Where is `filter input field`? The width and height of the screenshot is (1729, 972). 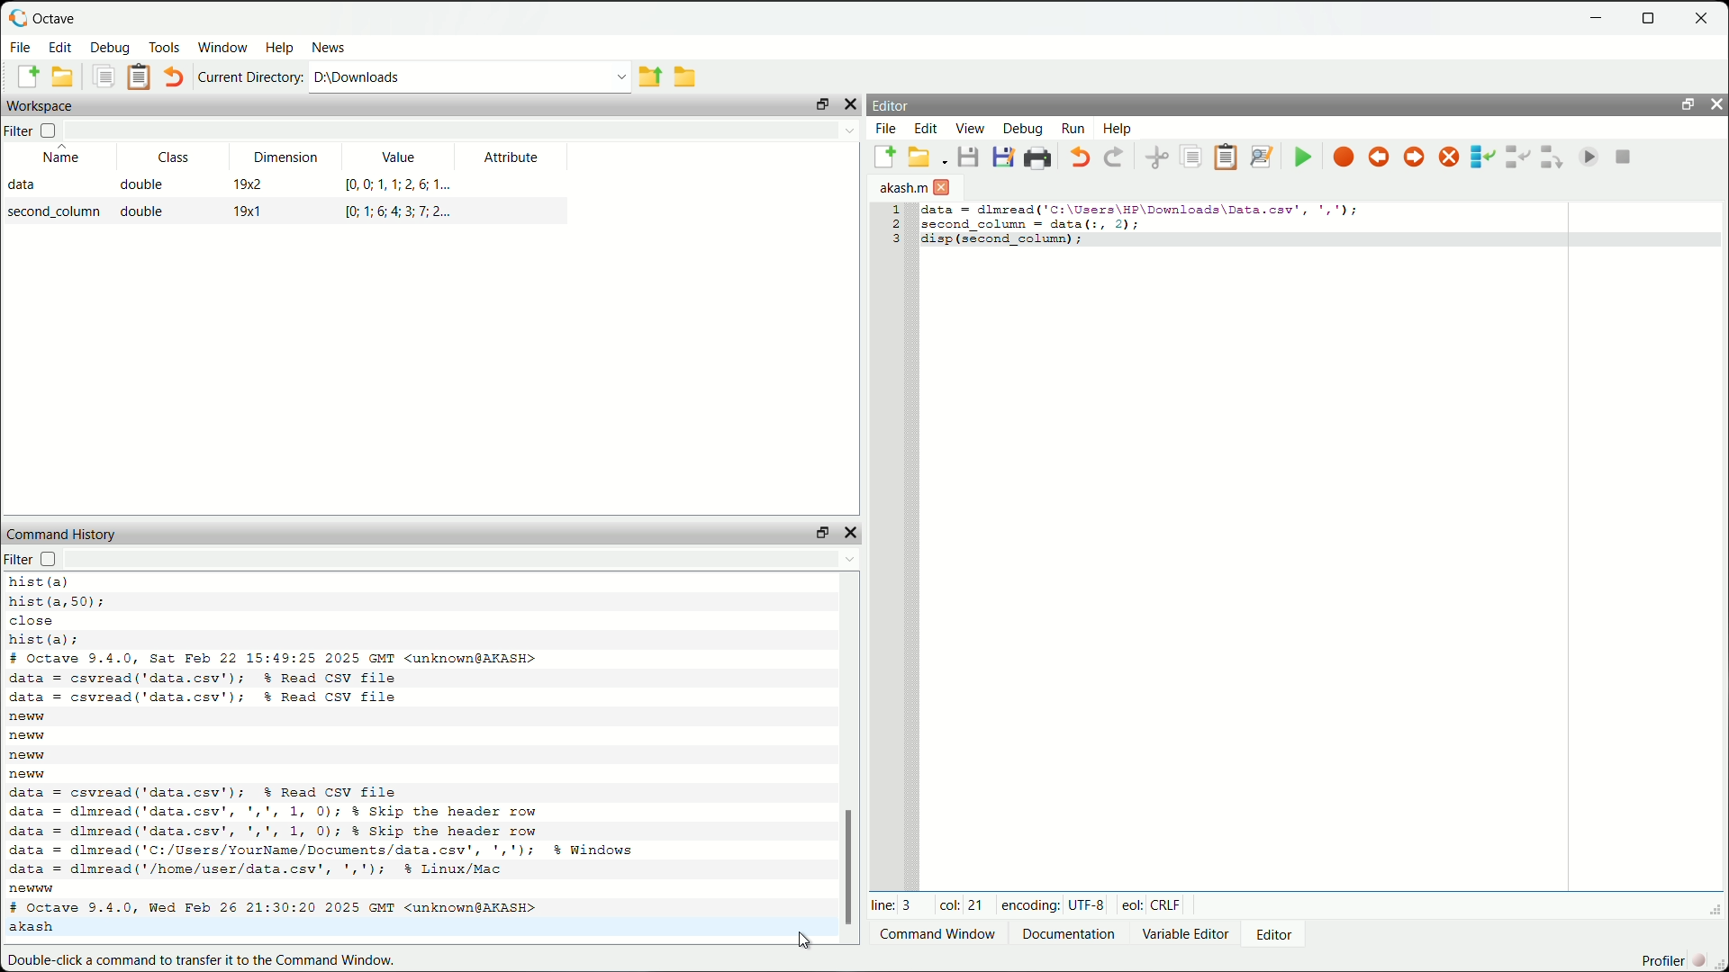 filter input field is located at coordinates (472, 561).